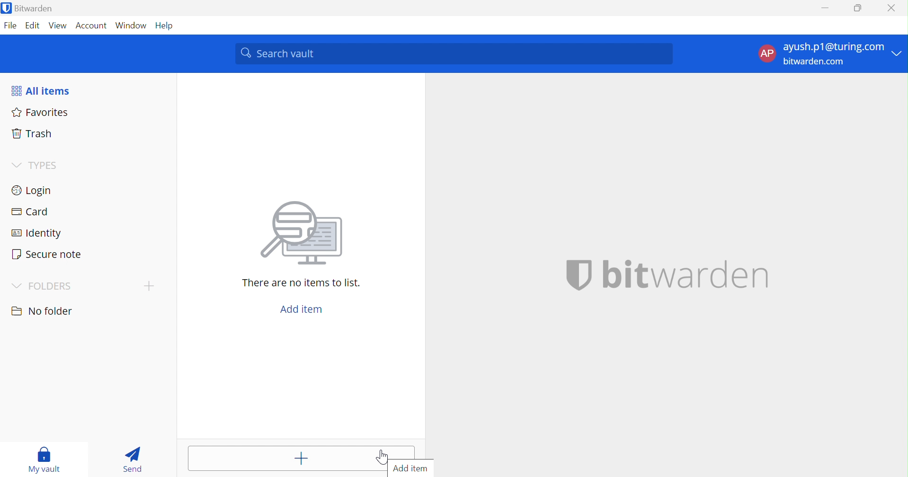 This screenshot has width=908, height=477. I want to click on There are no items to list., so click(302, 284).